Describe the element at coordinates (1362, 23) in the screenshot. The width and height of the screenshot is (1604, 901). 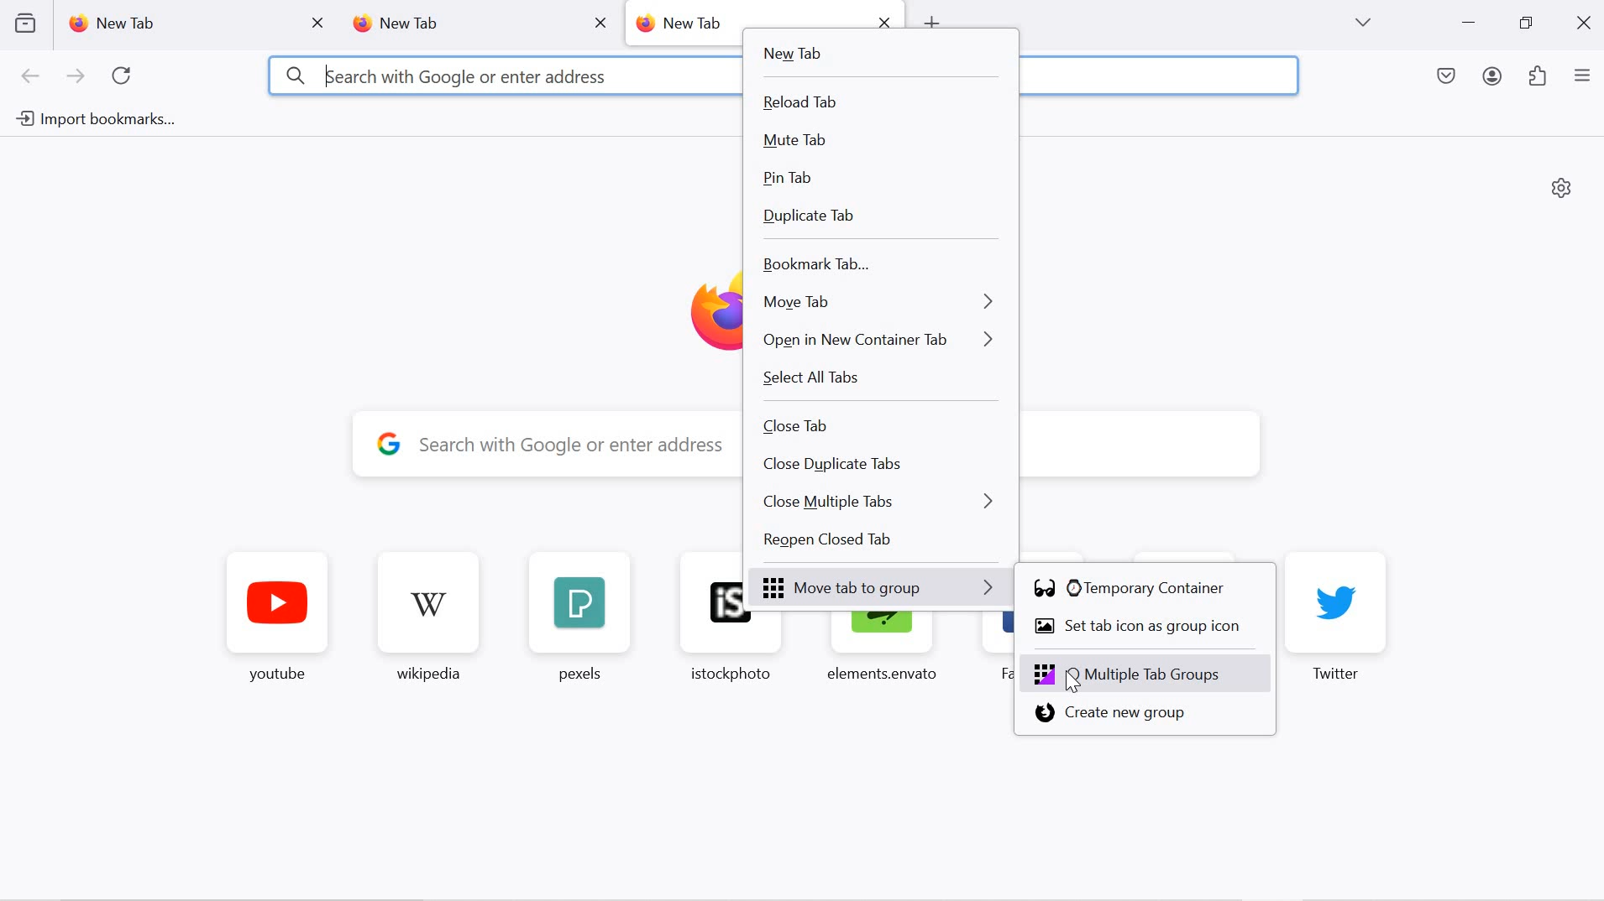
I see `list all tabs` at that location.